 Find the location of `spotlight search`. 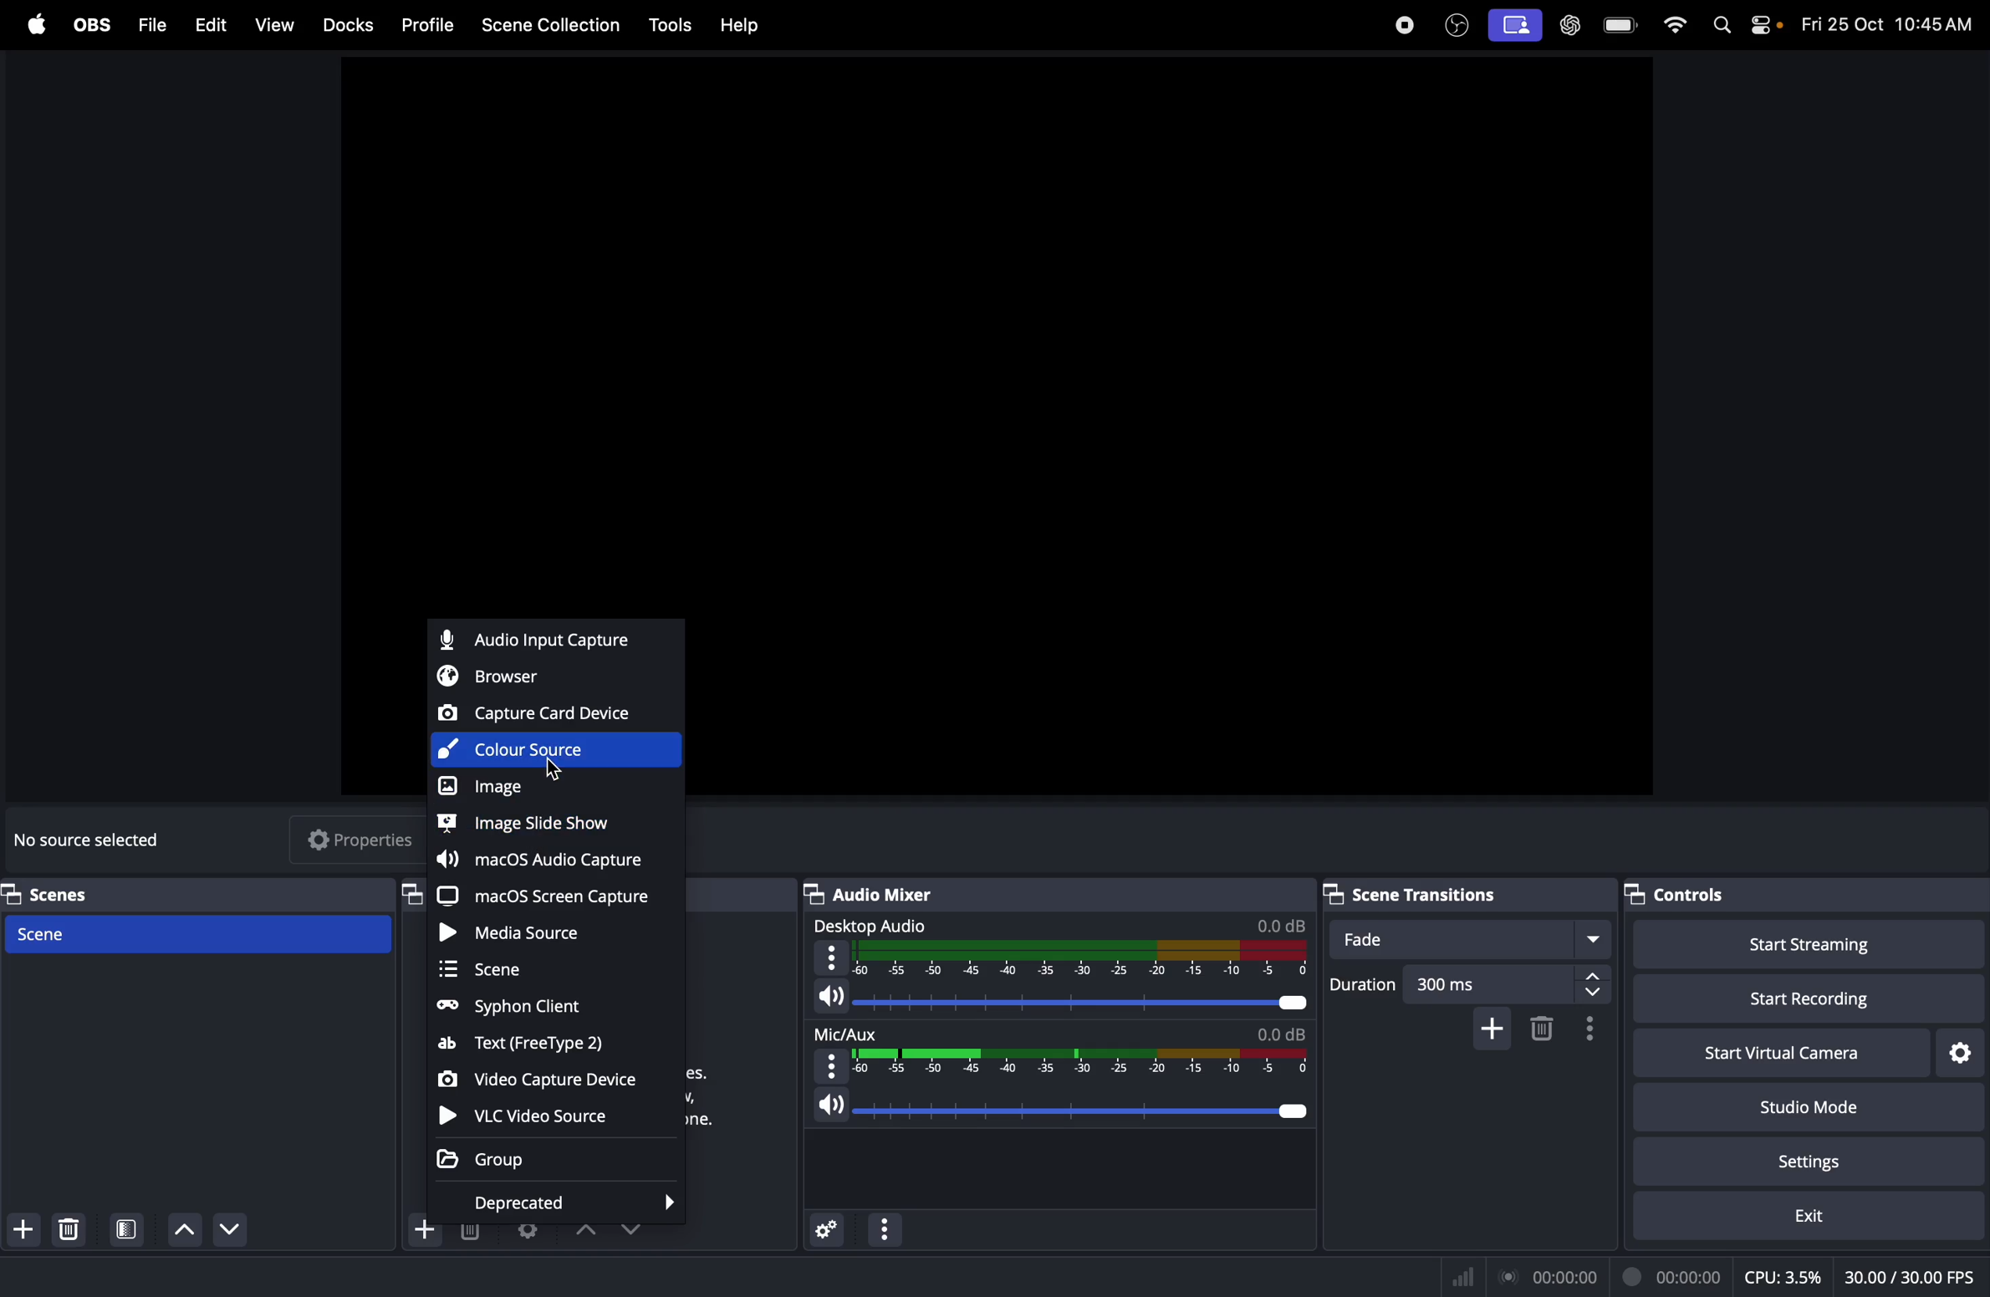

spotlight search is located at coordinates (1720, 23).